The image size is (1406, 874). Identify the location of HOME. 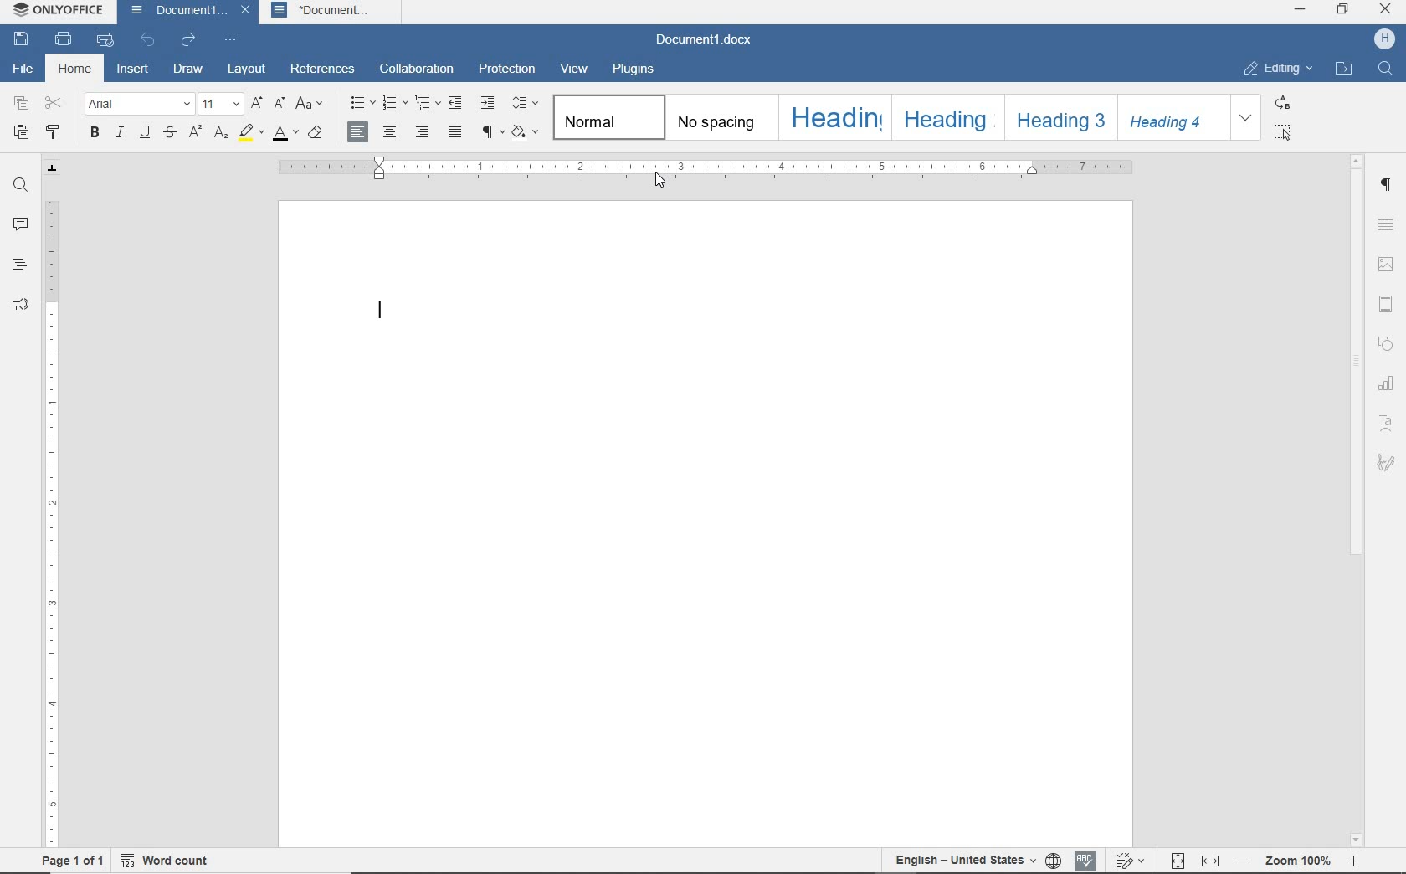
(77, 70).